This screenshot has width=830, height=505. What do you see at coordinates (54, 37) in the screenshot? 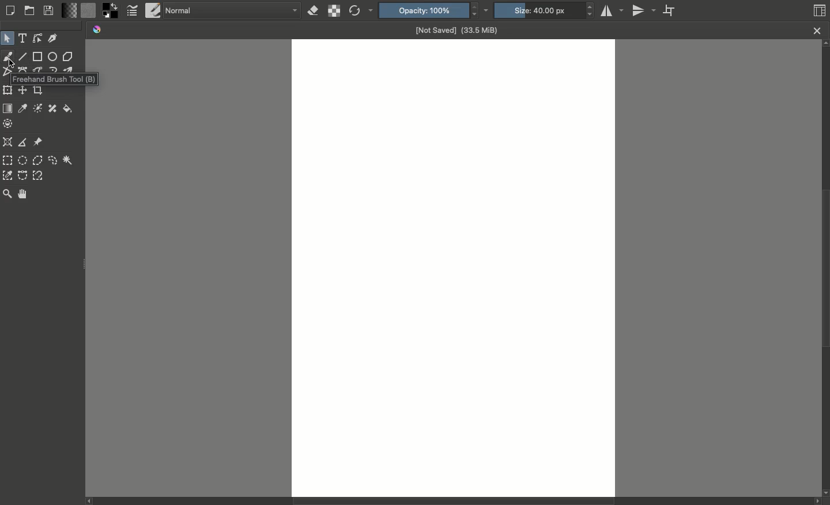
I see `Calligraphy` at bounding box center [54, 37].